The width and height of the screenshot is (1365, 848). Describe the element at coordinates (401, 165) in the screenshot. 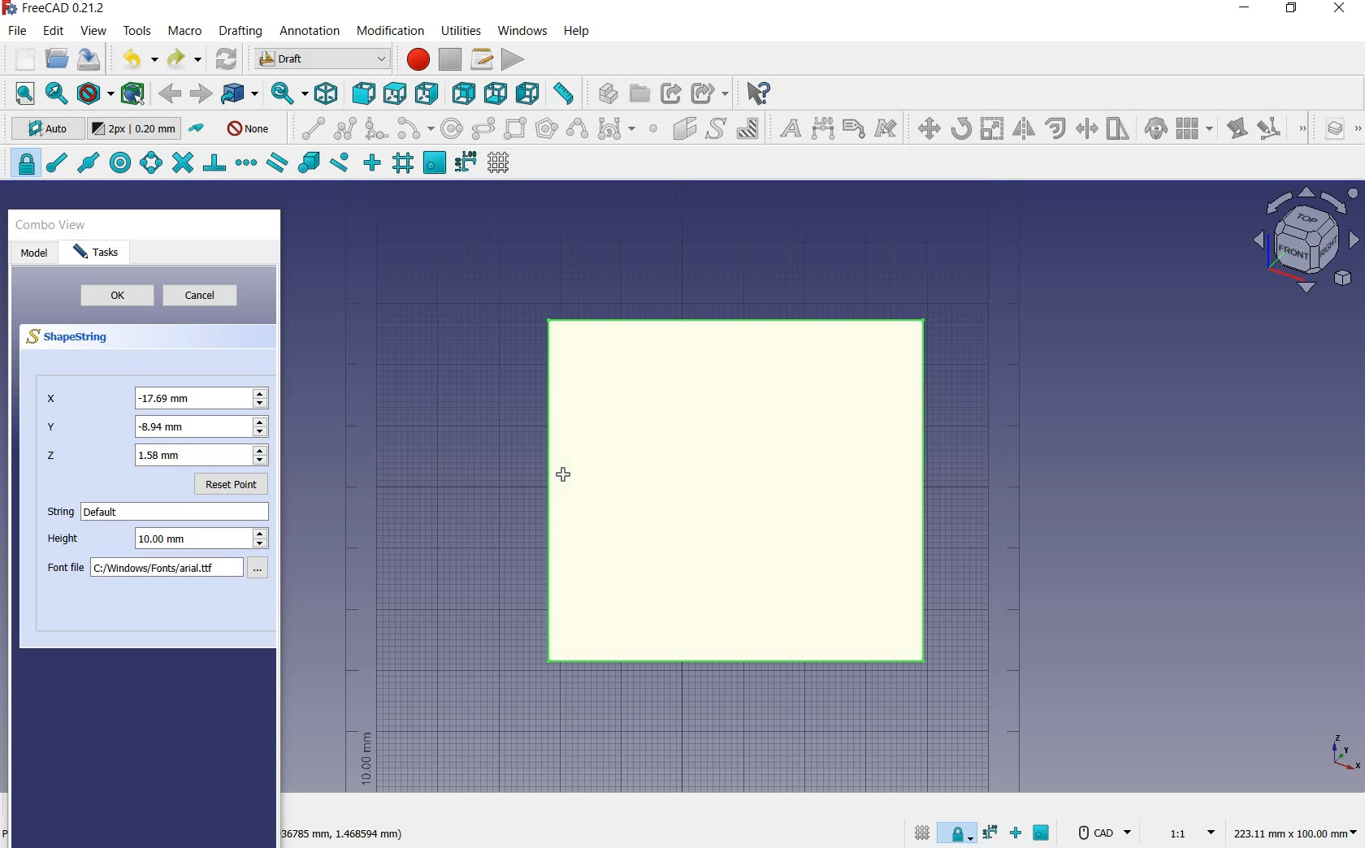

I see `snap grid` at that location.